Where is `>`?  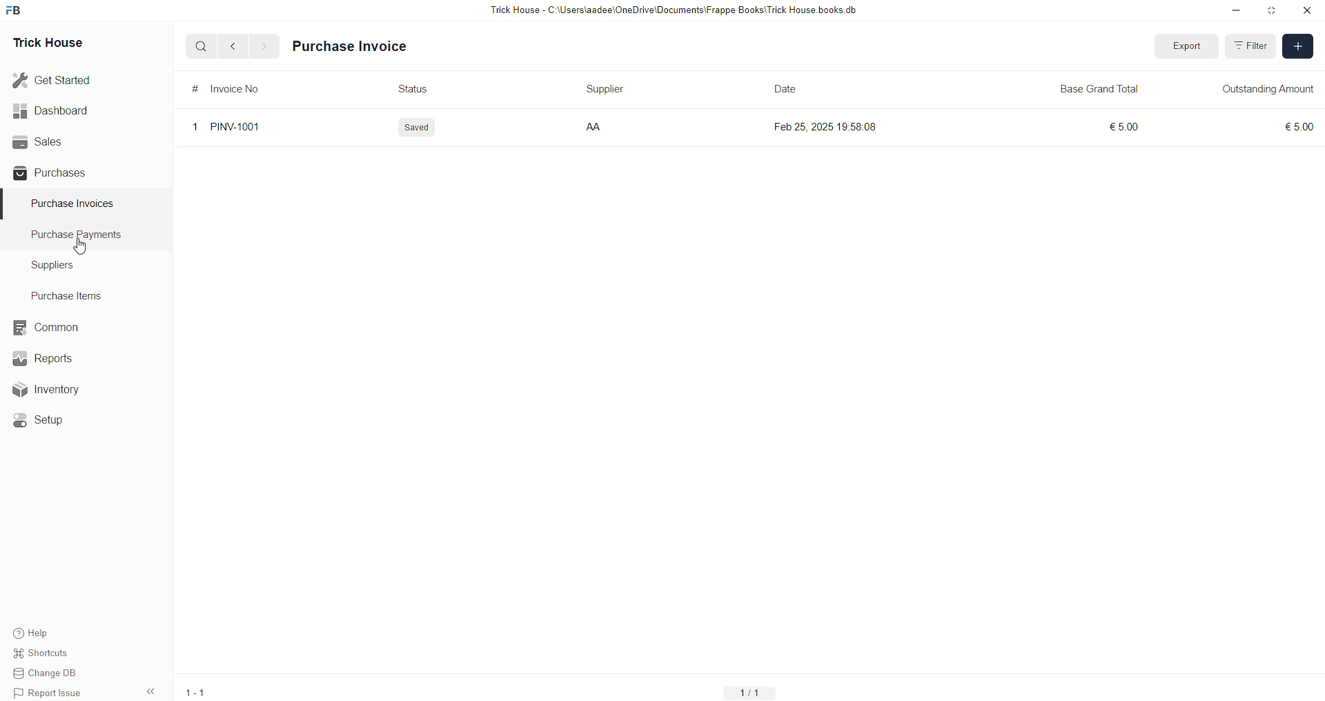
> is located at coordinates (264, 46).